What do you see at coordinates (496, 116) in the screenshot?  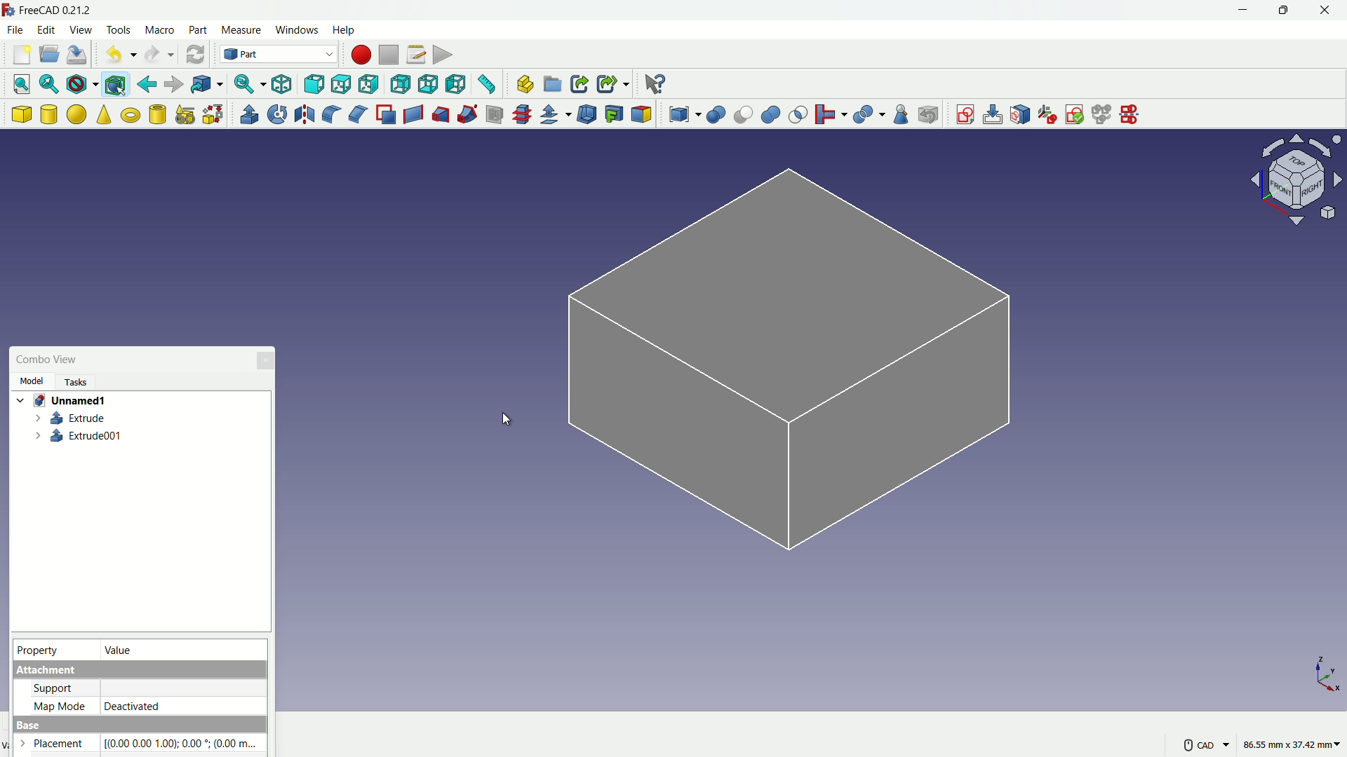 I see `section` at bounding box center [496, 116].